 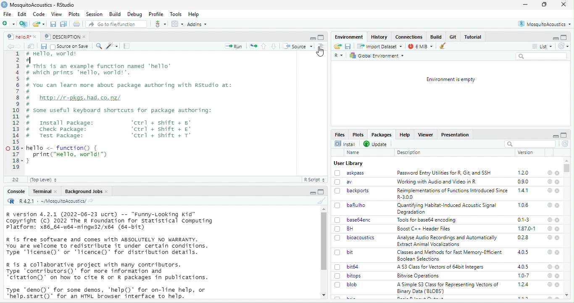 What do you see at coordinates (524, 181) in the screenshot?
I see `0.9.0` at bounding box center [524, 181].